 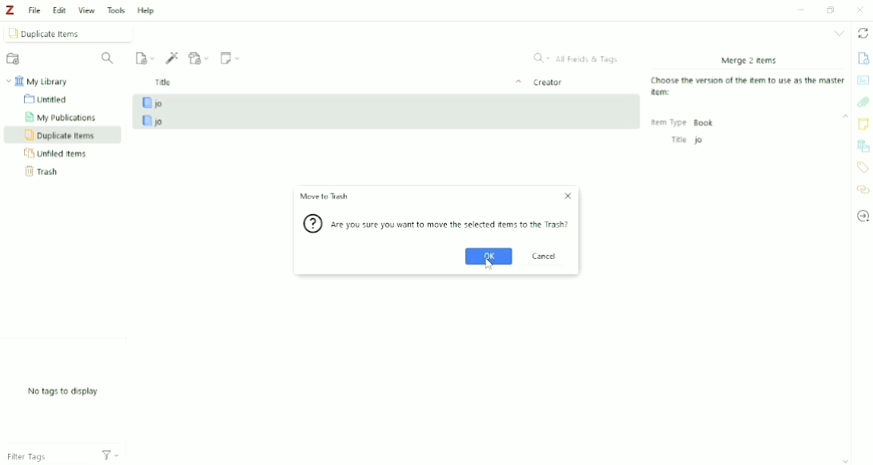 I want to click on Item Type Book, so click(x=684, y=122).